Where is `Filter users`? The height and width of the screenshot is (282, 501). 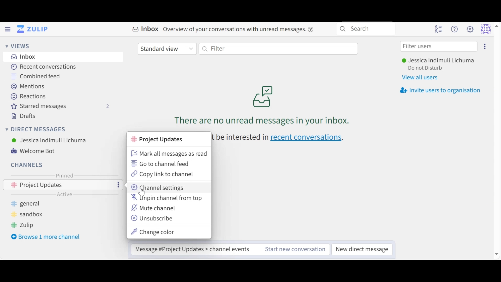
Filter users is located at coordinates (439, 46).